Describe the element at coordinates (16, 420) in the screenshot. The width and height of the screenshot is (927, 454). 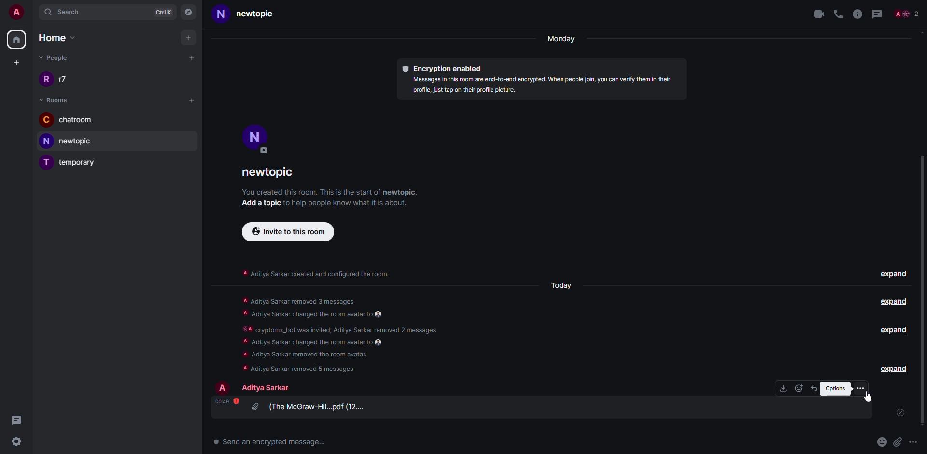
I see `threads` at that location.